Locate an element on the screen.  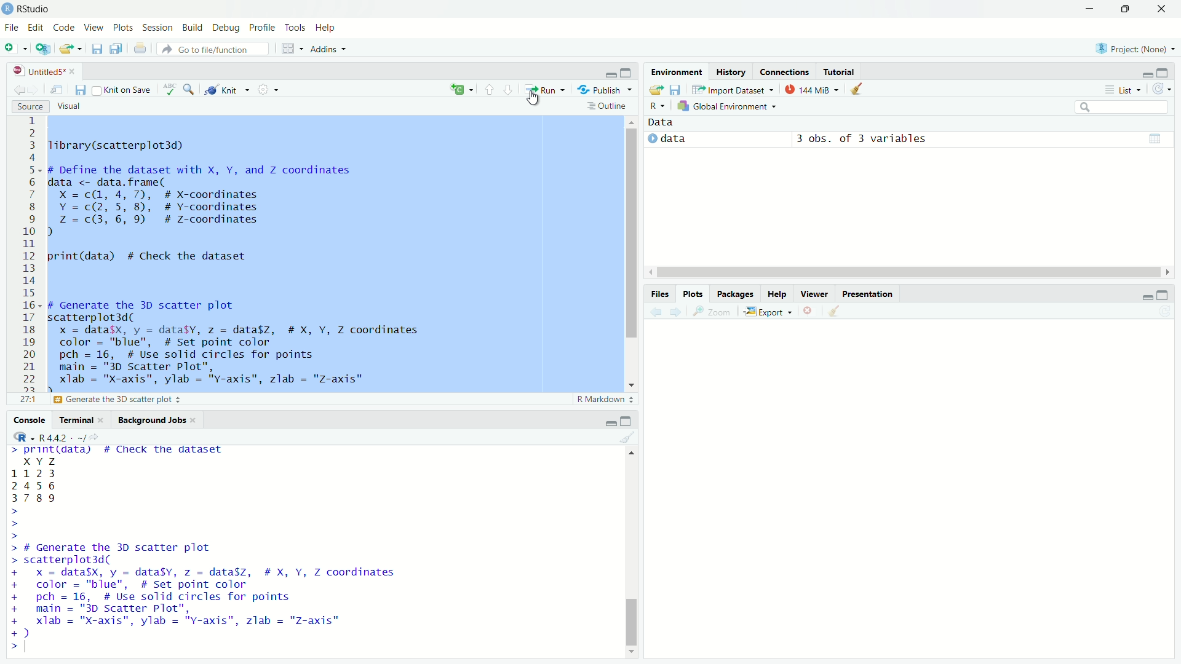
close is located at coordinates (196, 421).